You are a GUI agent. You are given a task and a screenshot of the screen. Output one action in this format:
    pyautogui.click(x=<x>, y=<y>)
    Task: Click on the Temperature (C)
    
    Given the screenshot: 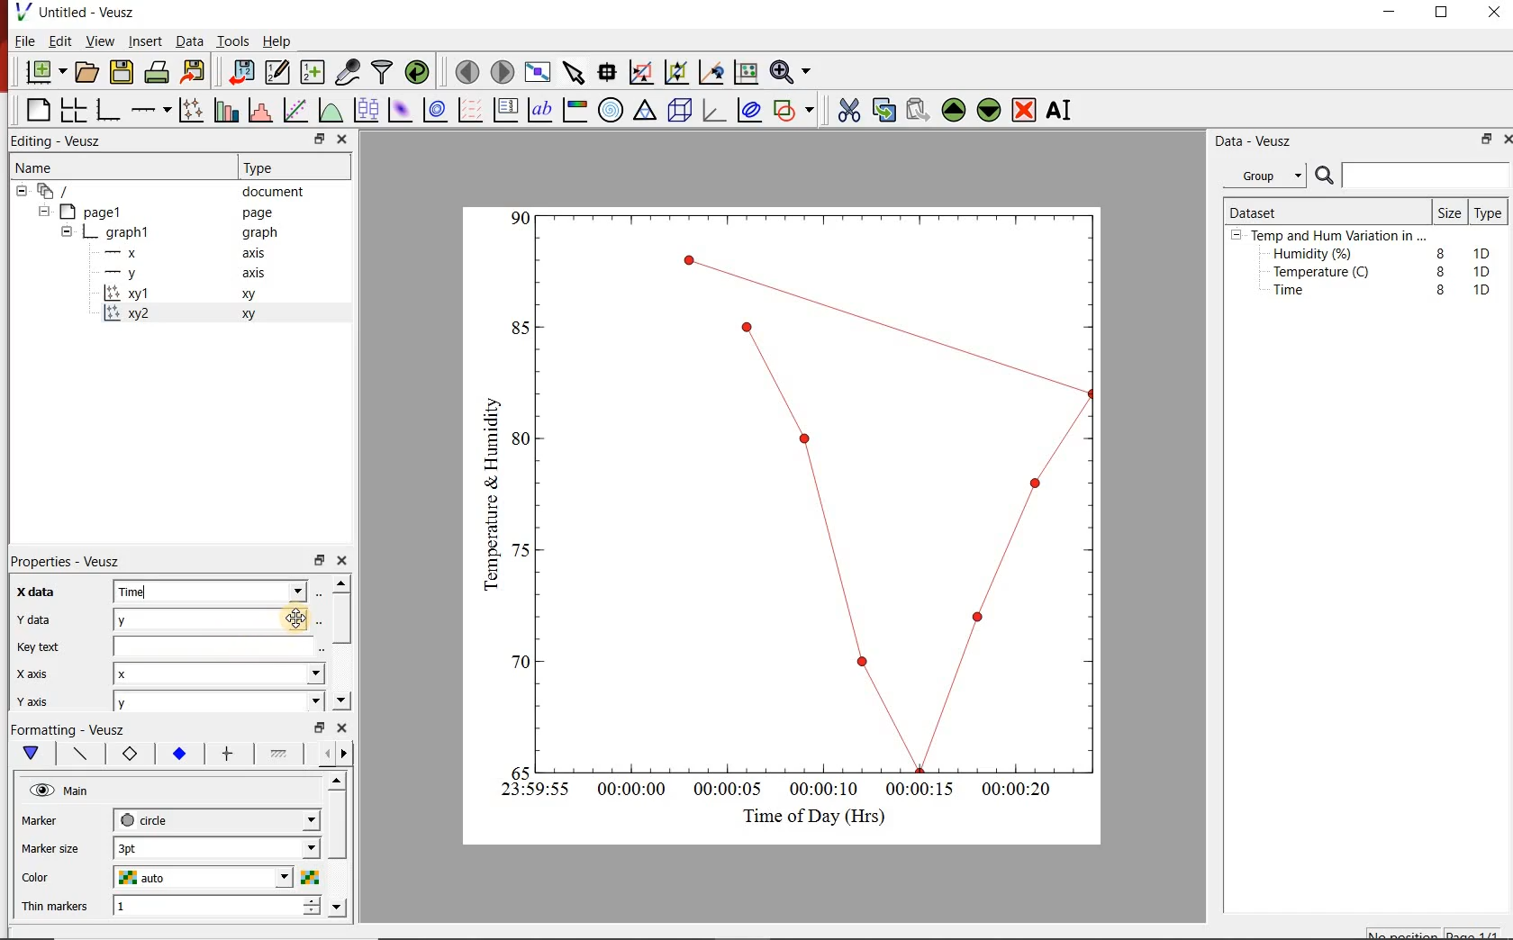 What is the action you would take?
    pyautogui.click(x=1325, y=274)
    